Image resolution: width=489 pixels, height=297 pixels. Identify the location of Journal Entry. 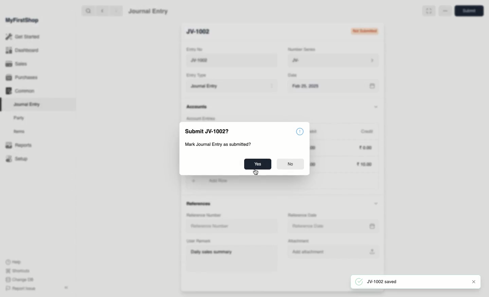
(29, 104).